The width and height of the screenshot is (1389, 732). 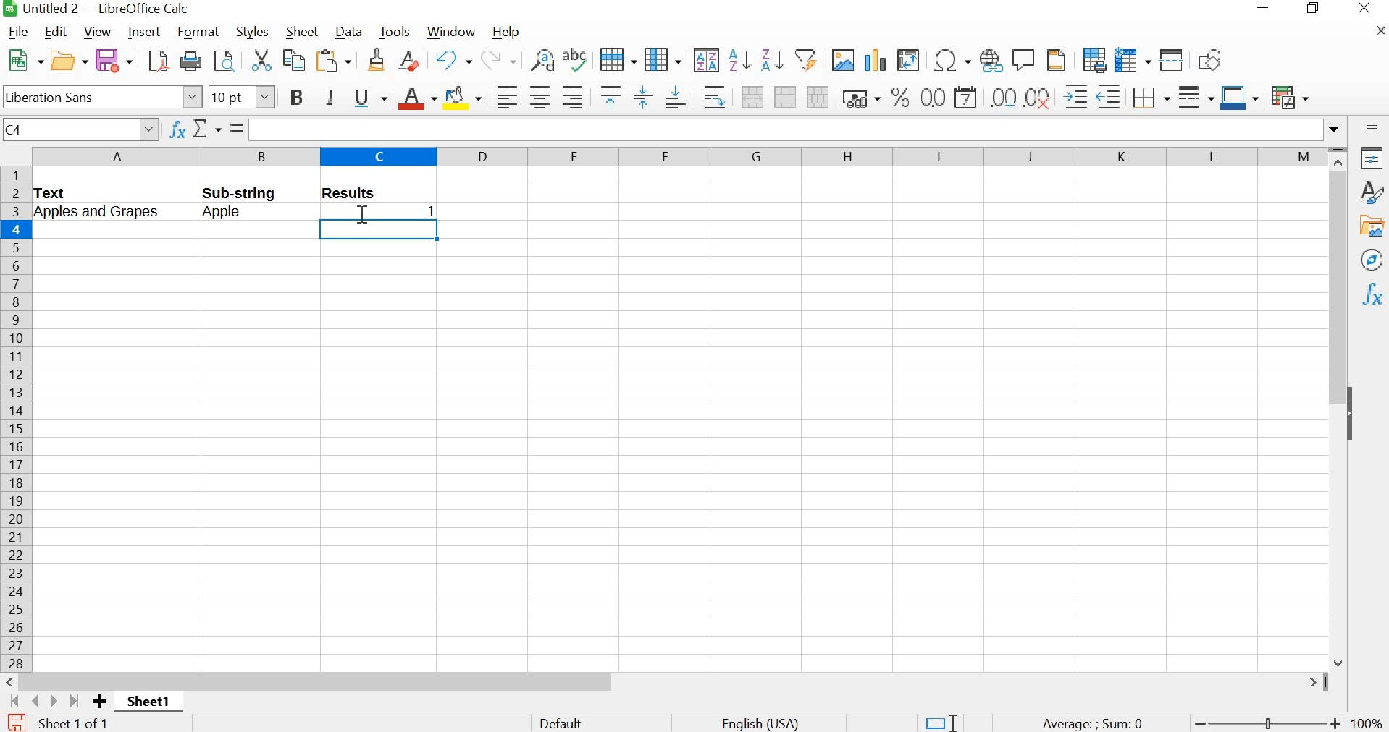 What do you see at coordinates (1267, 722) in the screenshot?
I see `zoom out or zoom in` at bounding box center [1267, 722].